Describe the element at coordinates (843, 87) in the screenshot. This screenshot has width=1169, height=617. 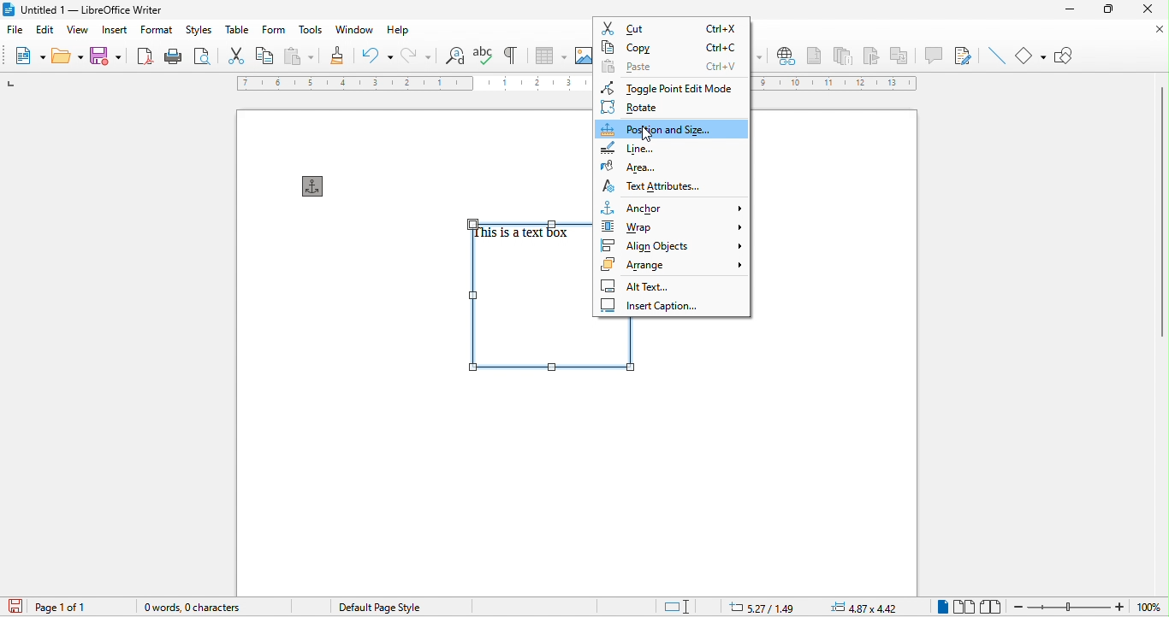
I see `ruler` at that location.